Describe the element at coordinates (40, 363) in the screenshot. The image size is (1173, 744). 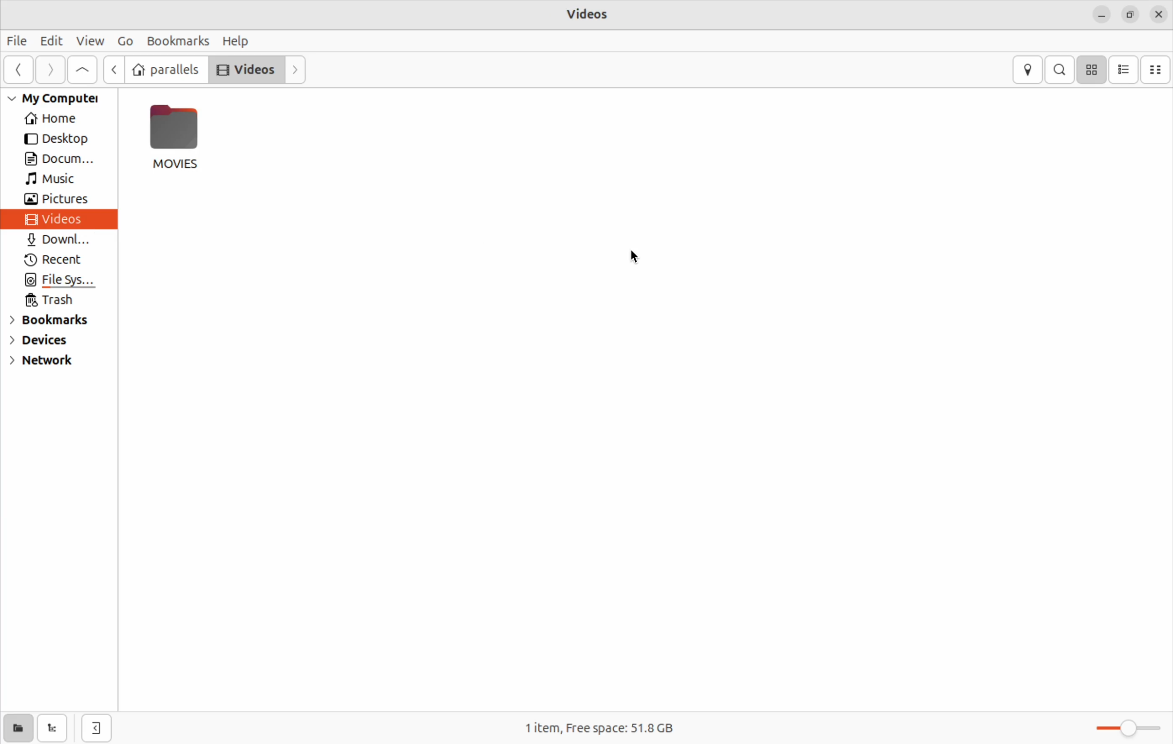
I see `Network` at that location.